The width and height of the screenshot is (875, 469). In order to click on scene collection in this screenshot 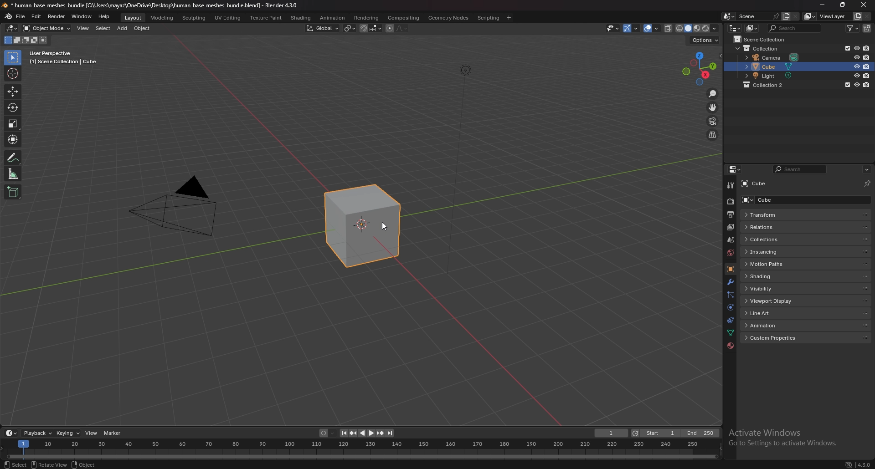, I will do `click(763, 39)`.